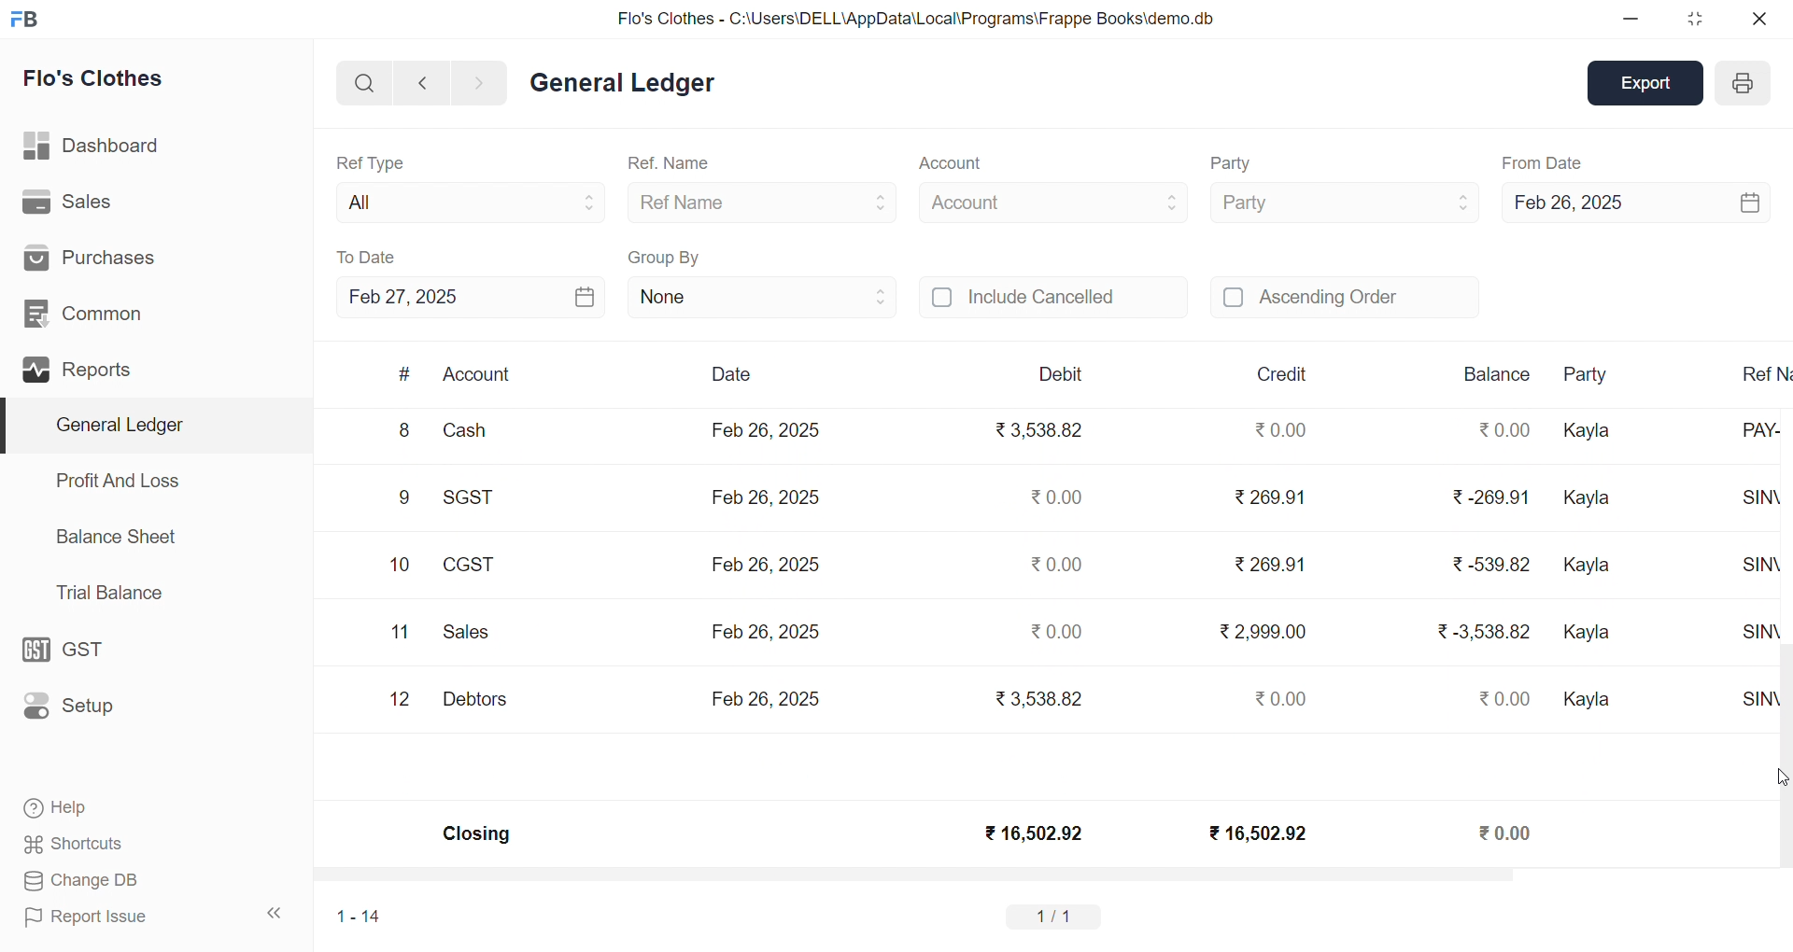 The width and height of the screenshot is (1793, 952). Describe the element at coordinates (1484, 638) in the screenshot. I see `₹ -3,538.82` at that location.